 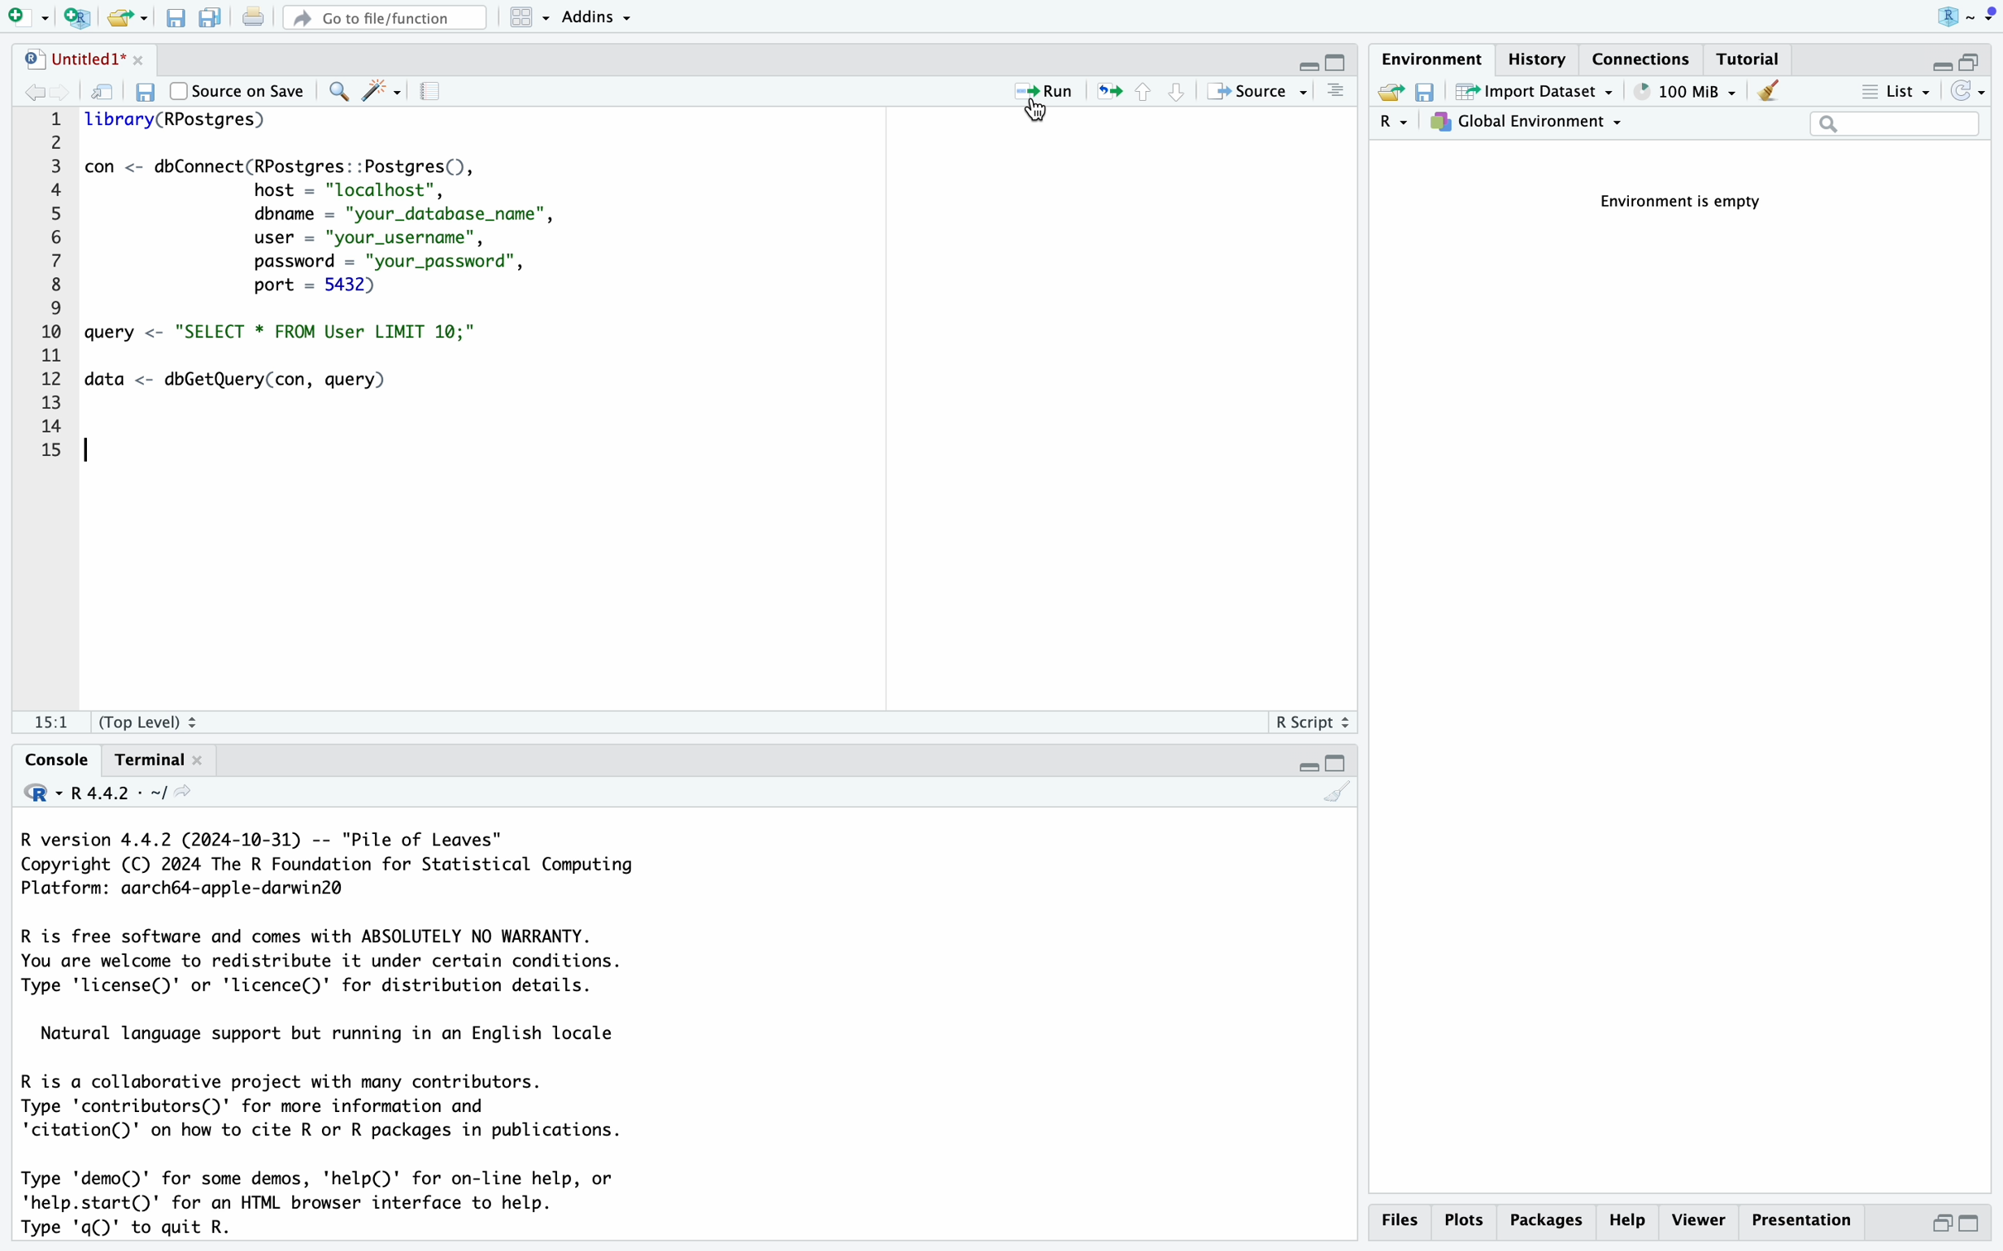 What do you see at coordinates (1933, 16) in the screenshot?
I see `R logo` at bounding box center [1933, 16].